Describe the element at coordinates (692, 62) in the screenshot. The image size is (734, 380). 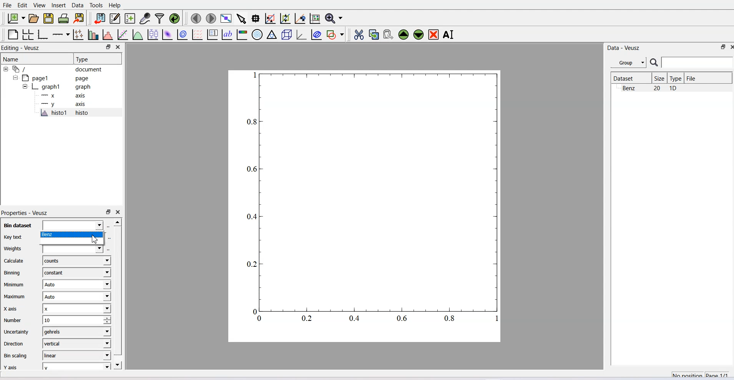
I see `Search Bar` at that location.